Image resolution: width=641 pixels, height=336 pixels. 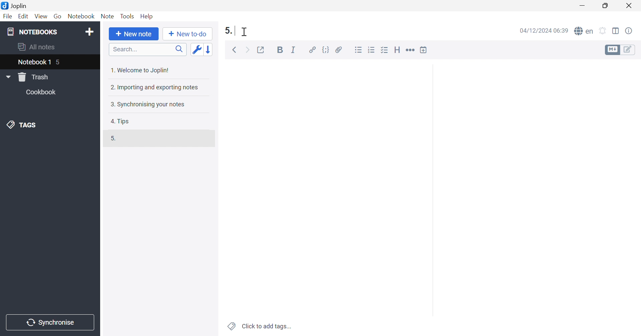 I want to click on Joplin, so click(x=16, y=6).